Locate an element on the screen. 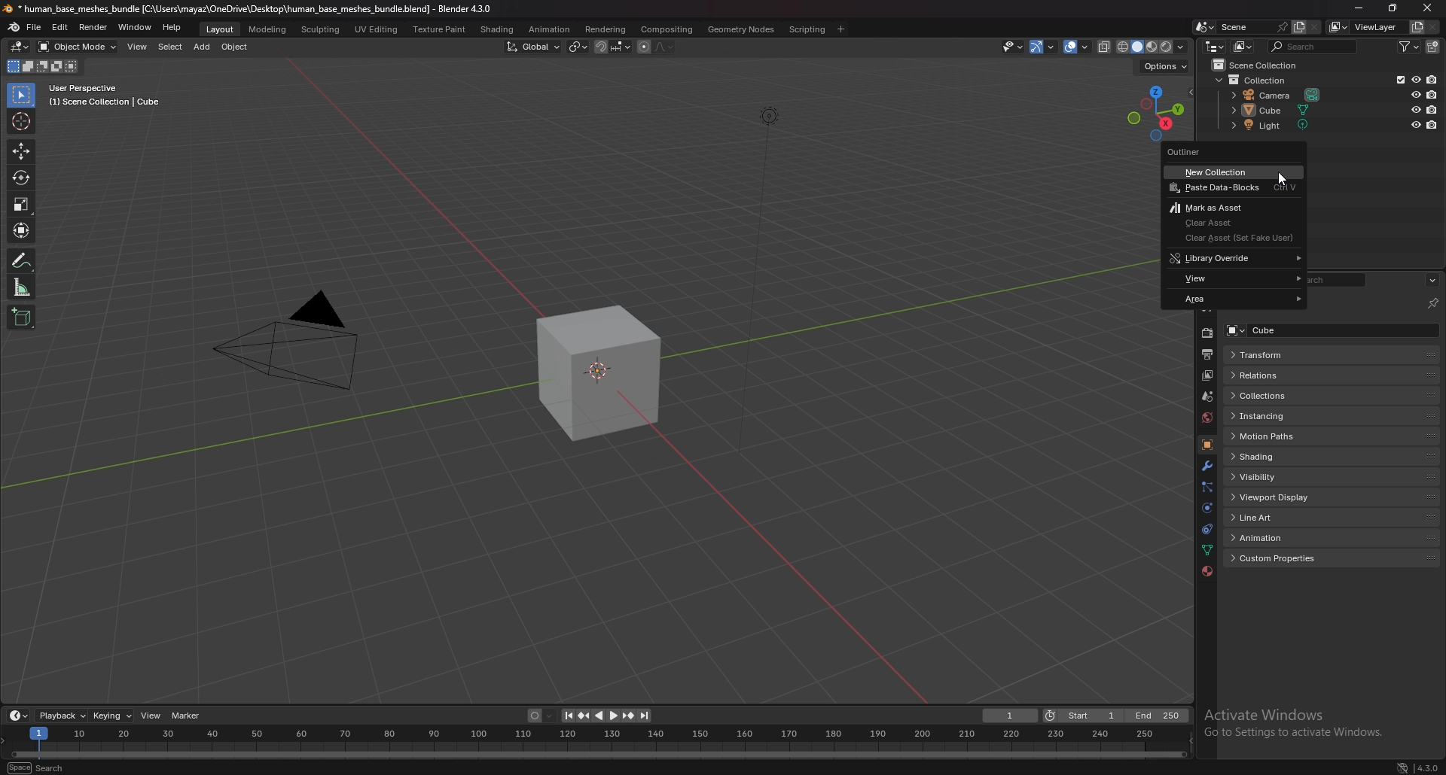  proportional editing objects is located at coordinates (657, 47).